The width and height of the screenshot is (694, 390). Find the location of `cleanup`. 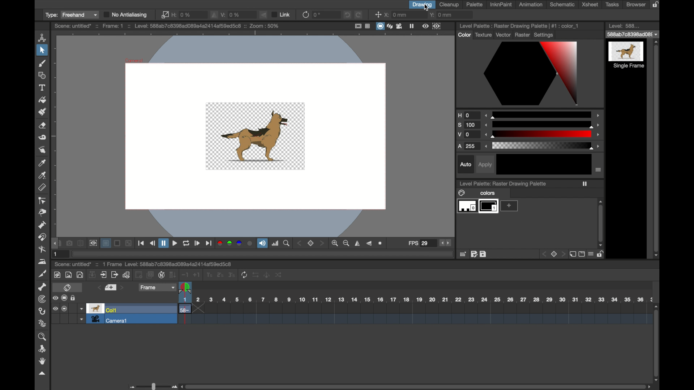

cleanup is located at coordinates (450, 5).